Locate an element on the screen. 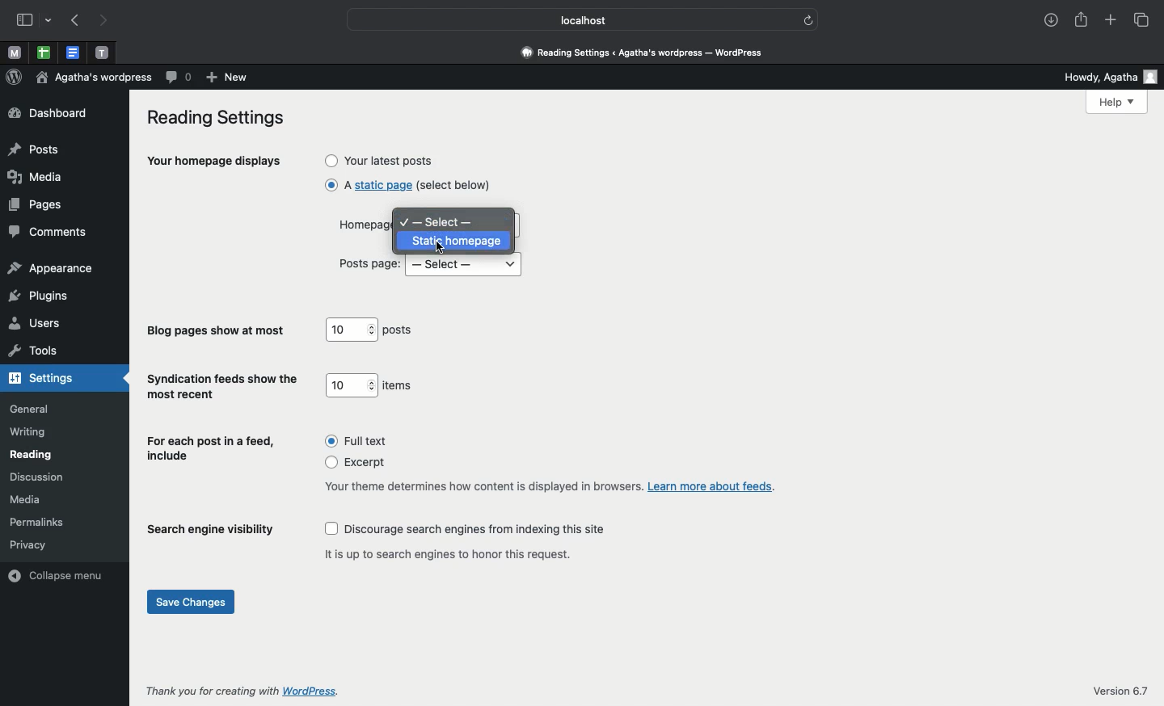 This screenshot has width=1164, height=706. Wordpress is located at coordinates (15, 76).